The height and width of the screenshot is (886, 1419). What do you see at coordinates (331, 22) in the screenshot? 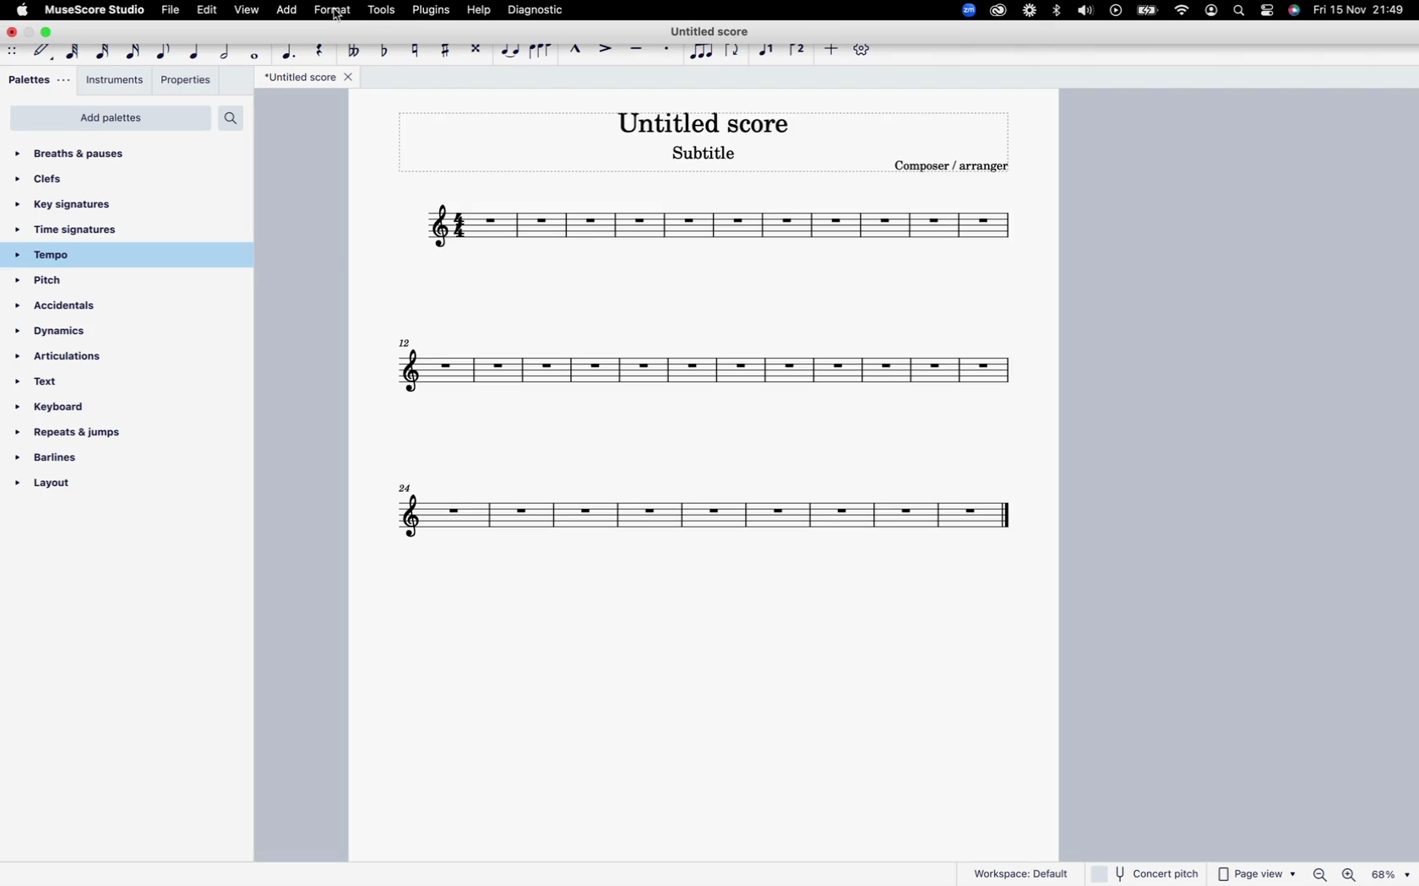
I see `cursor` at bounding box center [331, 22].